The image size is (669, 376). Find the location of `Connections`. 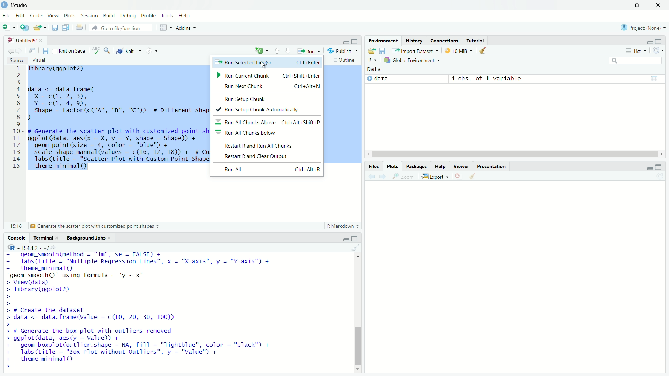

Connections is located at coordinates (444, 40).